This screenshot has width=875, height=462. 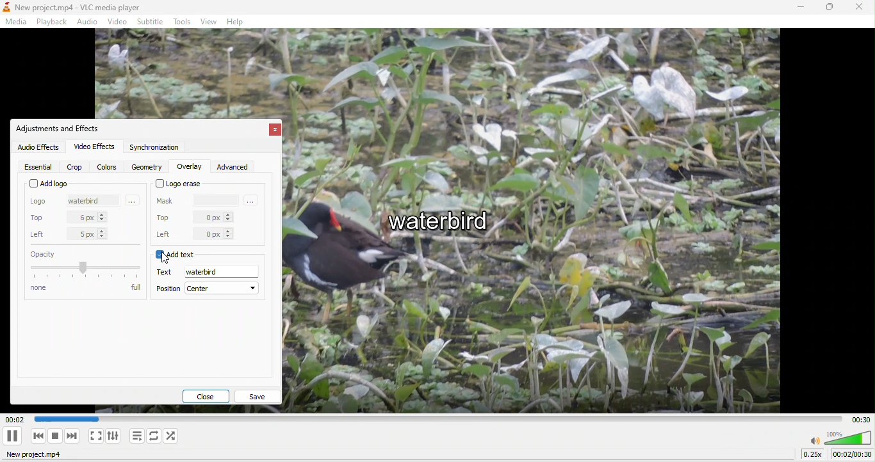 What do you see at coordinates (222, 271) in the screenshot?
I see `waterbird` at bounding box center [222, 271].